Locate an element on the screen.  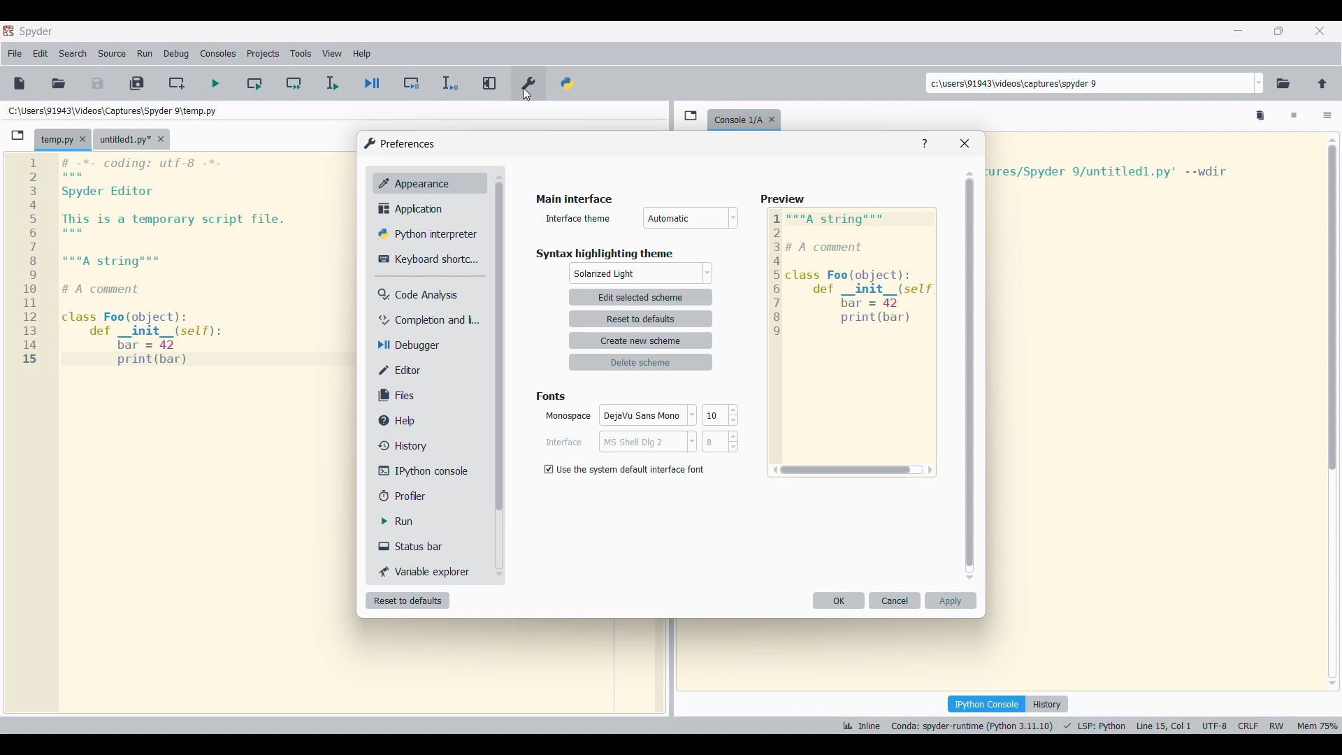
Close tab is located at coordinates (772, 120).